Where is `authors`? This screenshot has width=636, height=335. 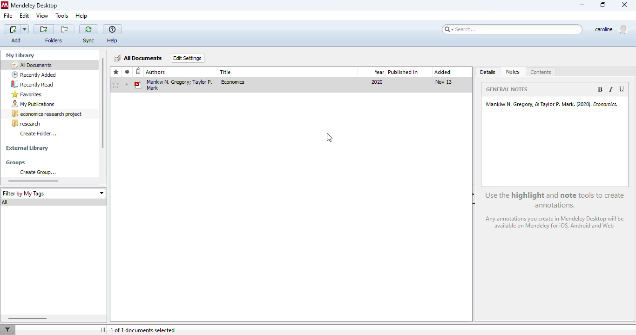
authors is located at coordinates (156, 72).